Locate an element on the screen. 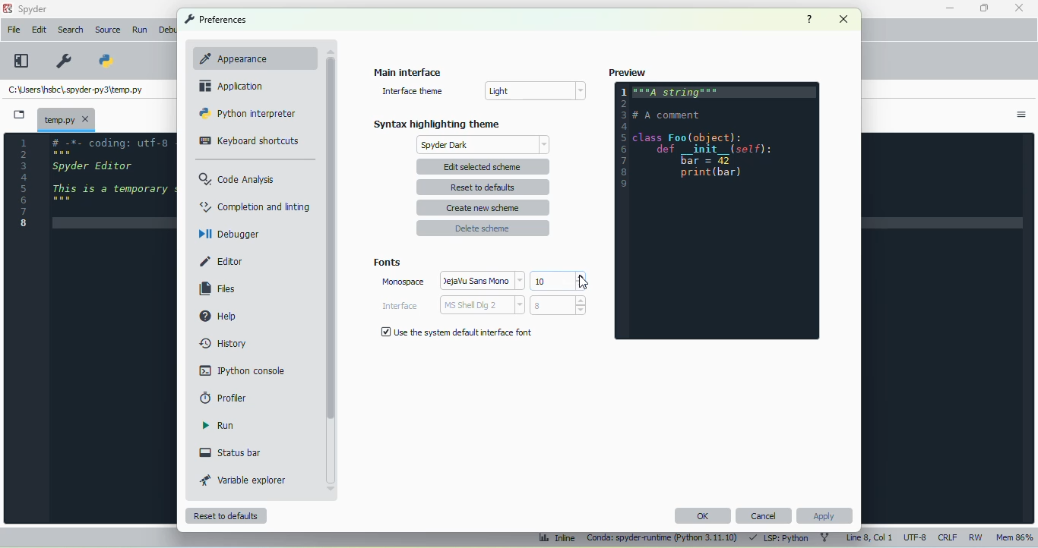  use the system default interface font is located at coordinates (456, 332).